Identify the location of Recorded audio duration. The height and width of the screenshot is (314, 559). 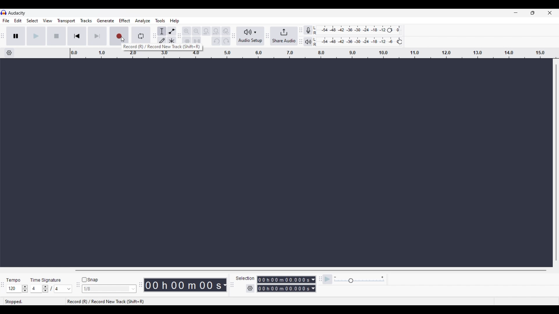
(183, 285).